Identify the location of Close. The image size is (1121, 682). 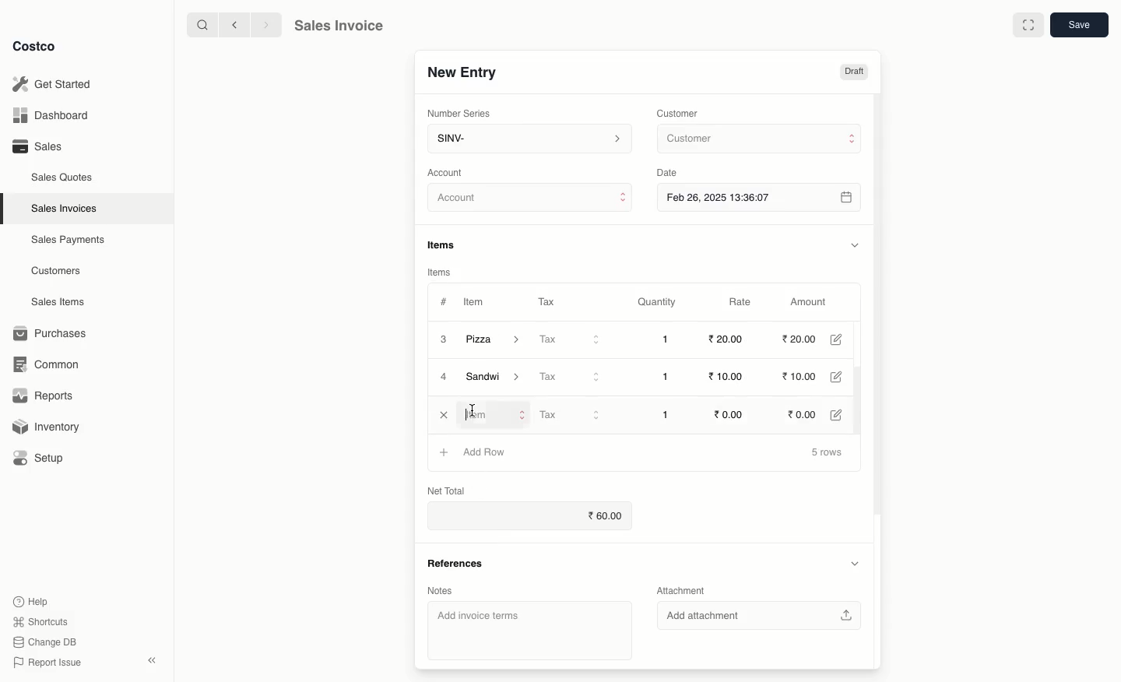
(444, 415).